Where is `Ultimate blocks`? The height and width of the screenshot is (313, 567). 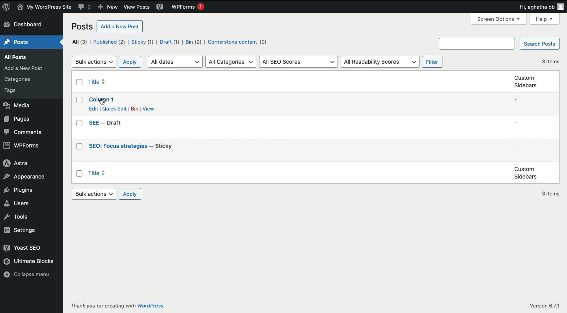 Ultimate blocks is located at coordinates (30, 261).